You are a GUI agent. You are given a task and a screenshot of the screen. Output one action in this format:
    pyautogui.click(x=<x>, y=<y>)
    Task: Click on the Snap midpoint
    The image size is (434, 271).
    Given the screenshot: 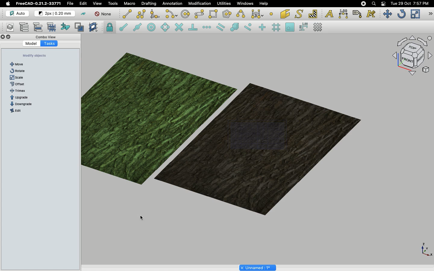 What is the action you would take?
    pyautogui.click(x=138, y=28)
    